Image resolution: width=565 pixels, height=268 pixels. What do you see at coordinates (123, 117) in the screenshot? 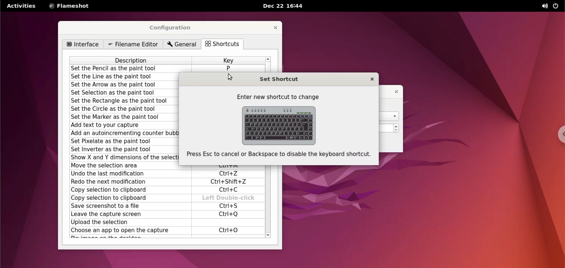
I see `set the marker as the paint tool` at bounding box center [123, 117].